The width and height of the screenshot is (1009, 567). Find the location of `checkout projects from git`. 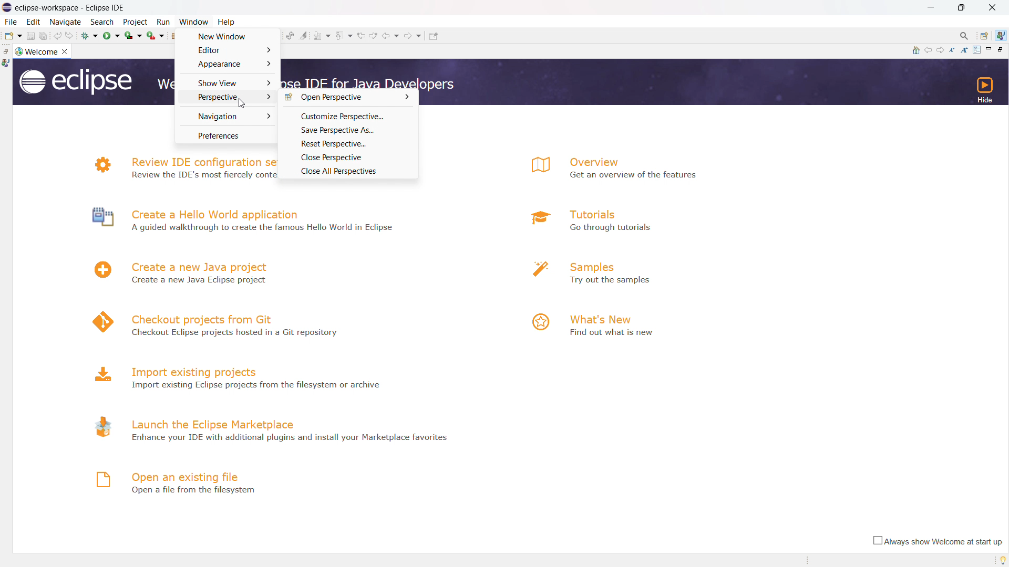

checkout projects from git is located at coordinates (203, 319).